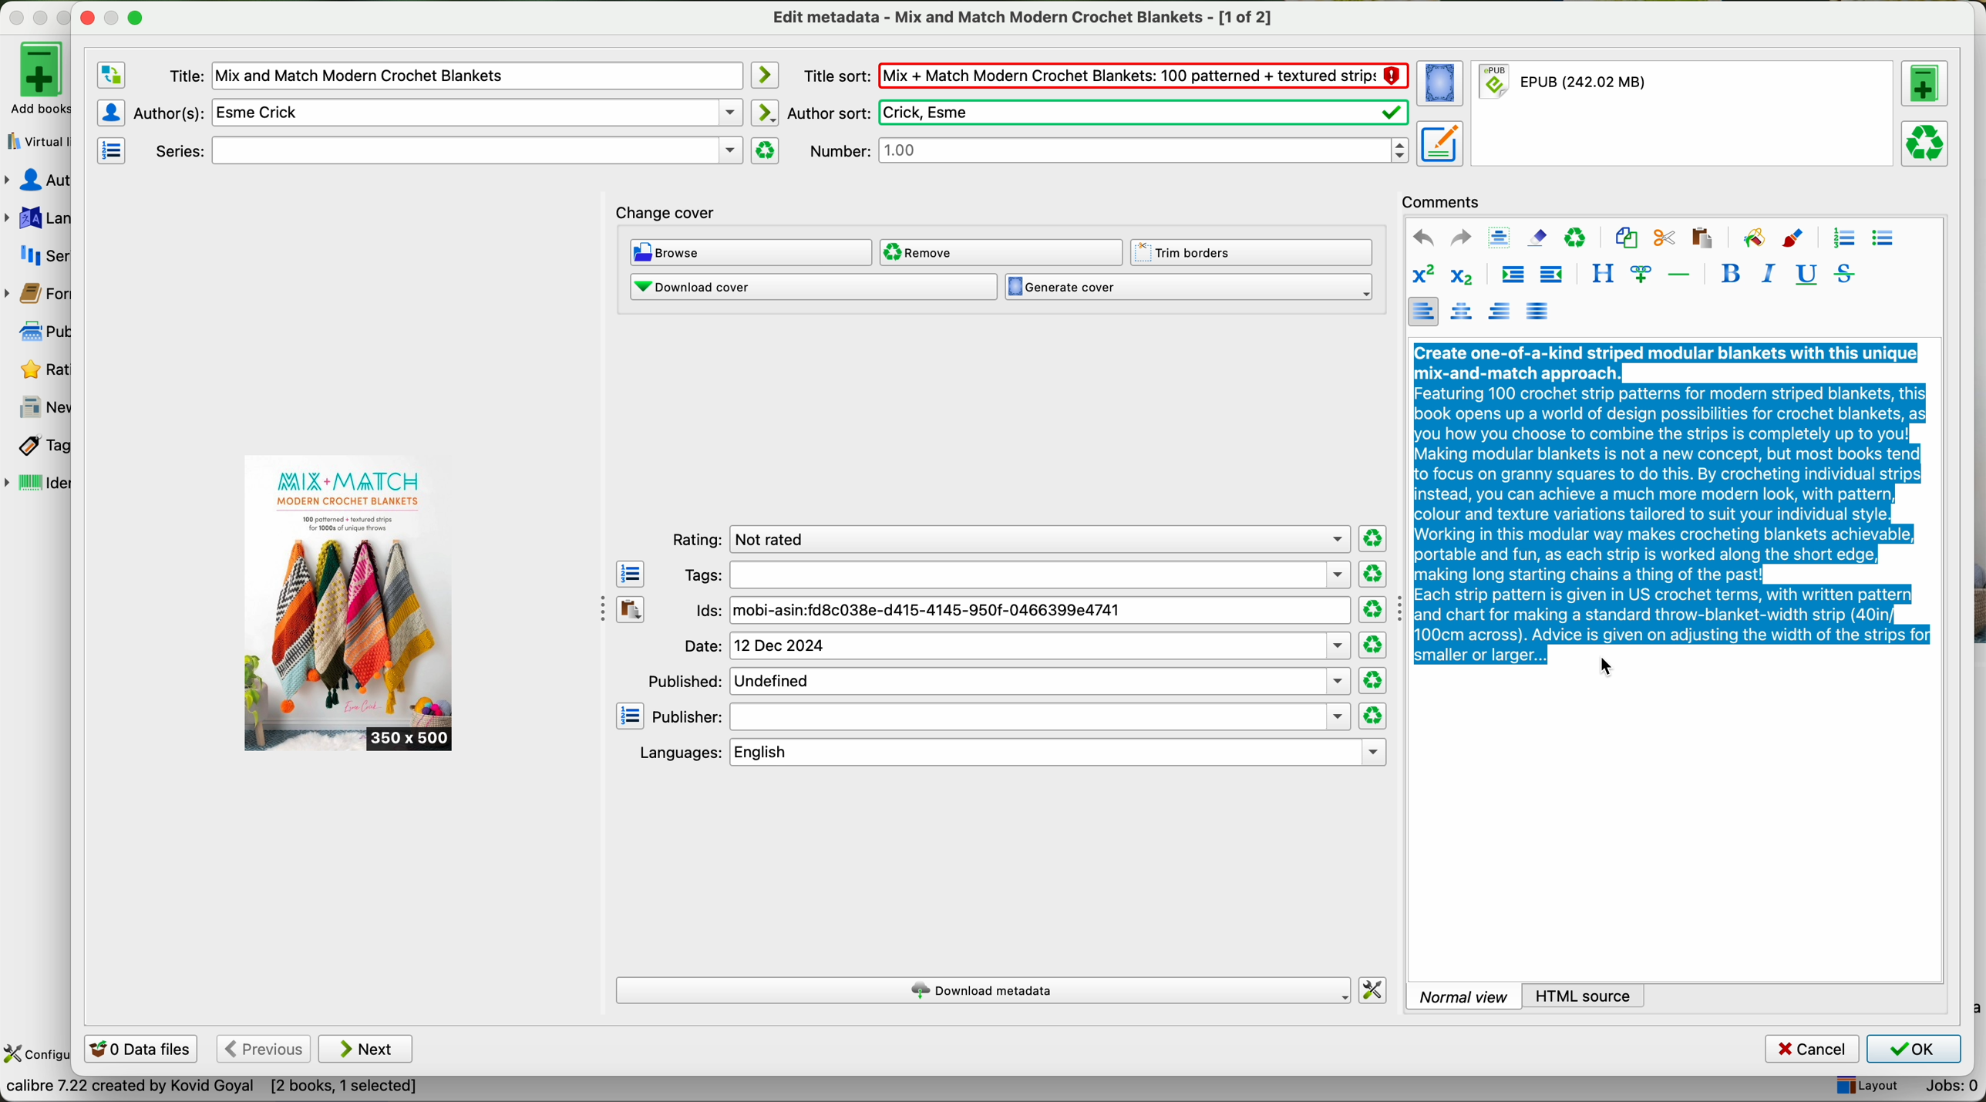  What do you see at coordinates (116, 16) in the screenshot?
I see `disable minimize window` at bounding box center [116, 16].